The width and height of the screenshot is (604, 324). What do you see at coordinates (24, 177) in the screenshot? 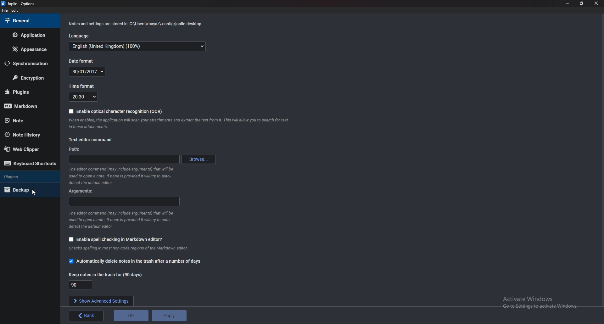
I see `Plugins` at bounding box center [24, 177].